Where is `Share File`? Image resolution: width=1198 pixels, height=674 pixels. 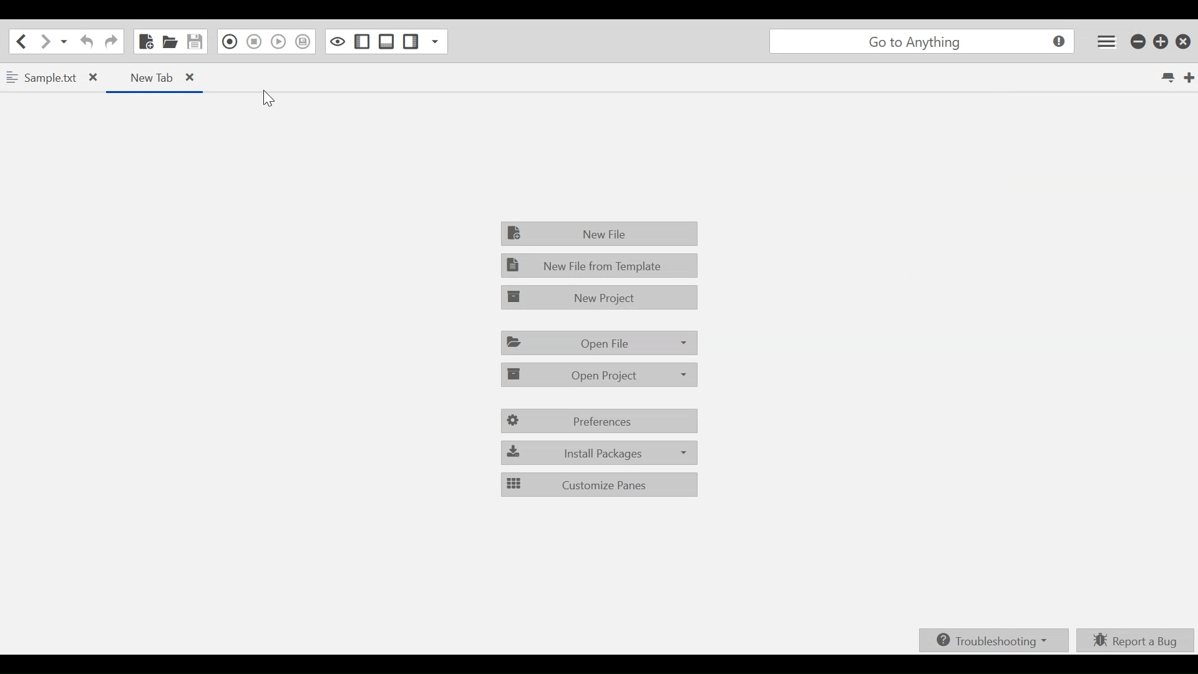
Share File is located at coordinates (437, 41).